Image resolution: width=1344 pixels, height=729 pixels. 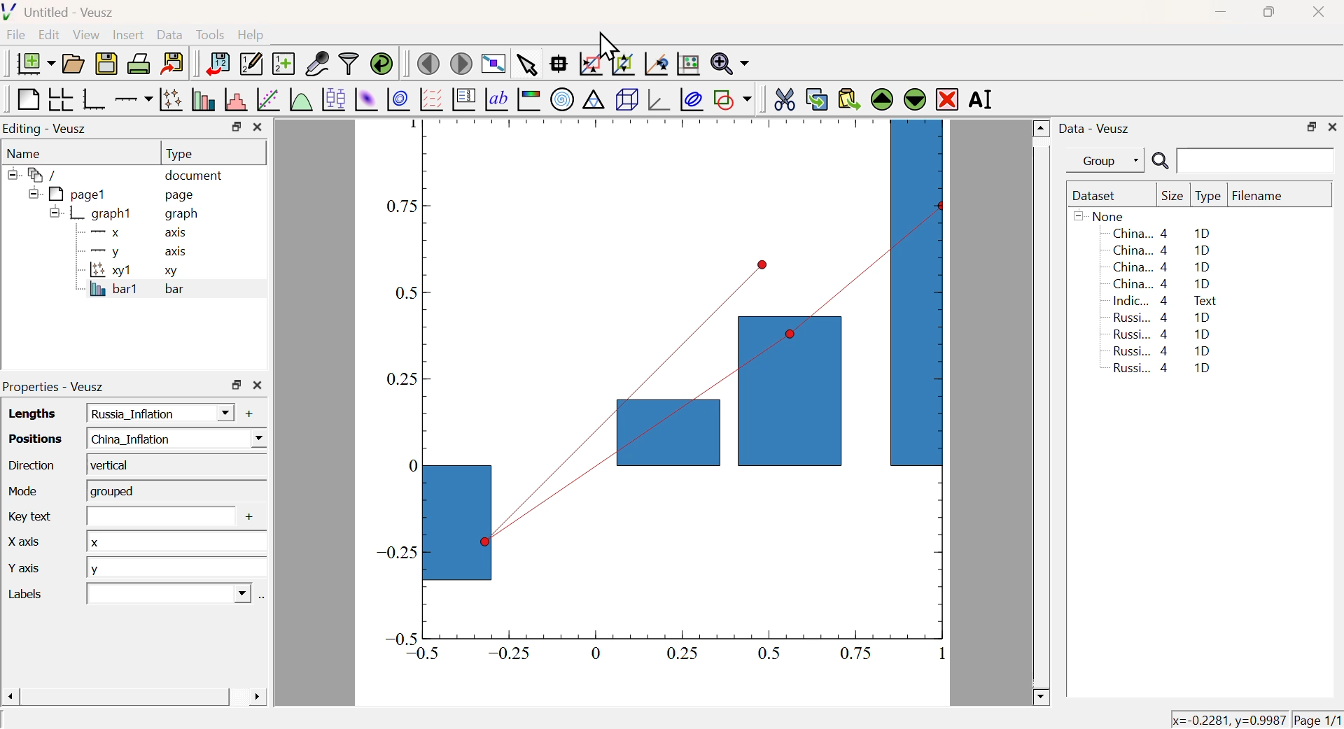 What do you see at coordinates (1165, 301) in the screenshot?
I see `Indic... 4 Text` at bounding box center [1165, 301].